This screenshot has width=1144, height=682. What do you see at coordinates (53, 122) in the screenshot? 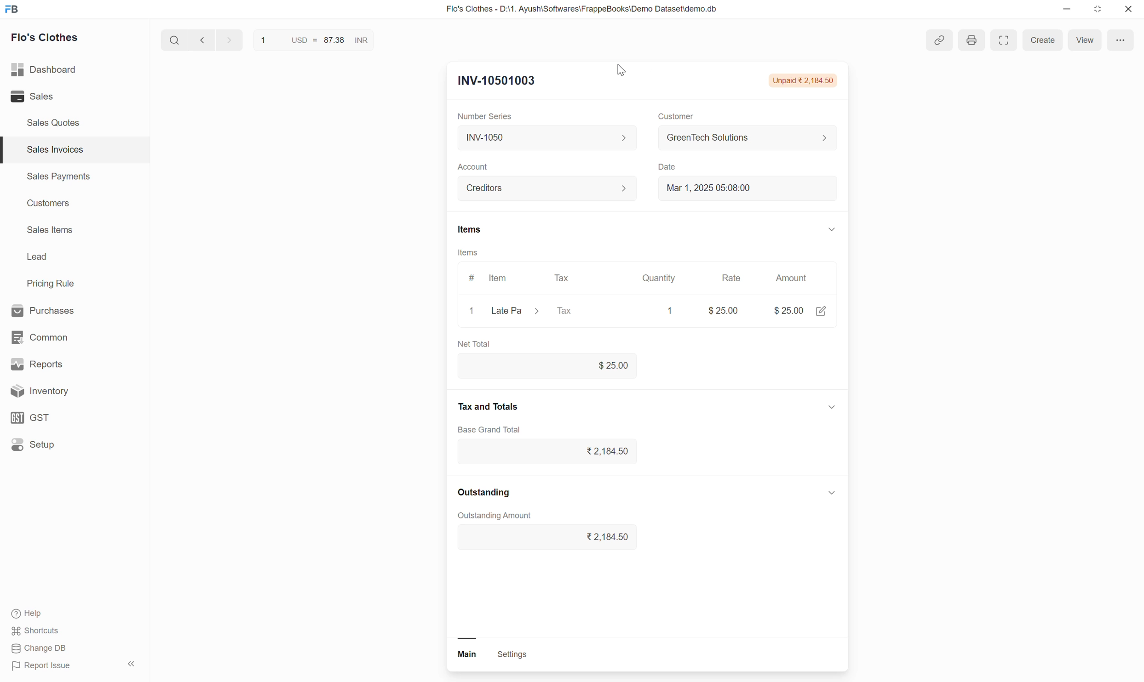
I see `Sales Quotes` at bounding box center [53, 122].